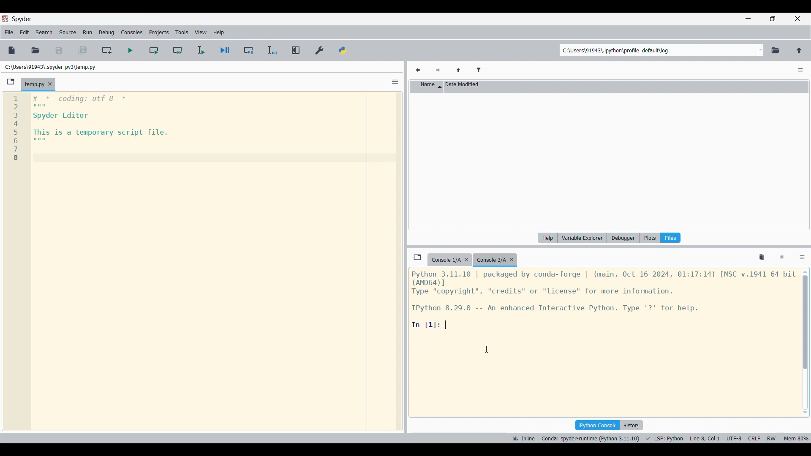  I want to click on Close interface , so click(797, 19).